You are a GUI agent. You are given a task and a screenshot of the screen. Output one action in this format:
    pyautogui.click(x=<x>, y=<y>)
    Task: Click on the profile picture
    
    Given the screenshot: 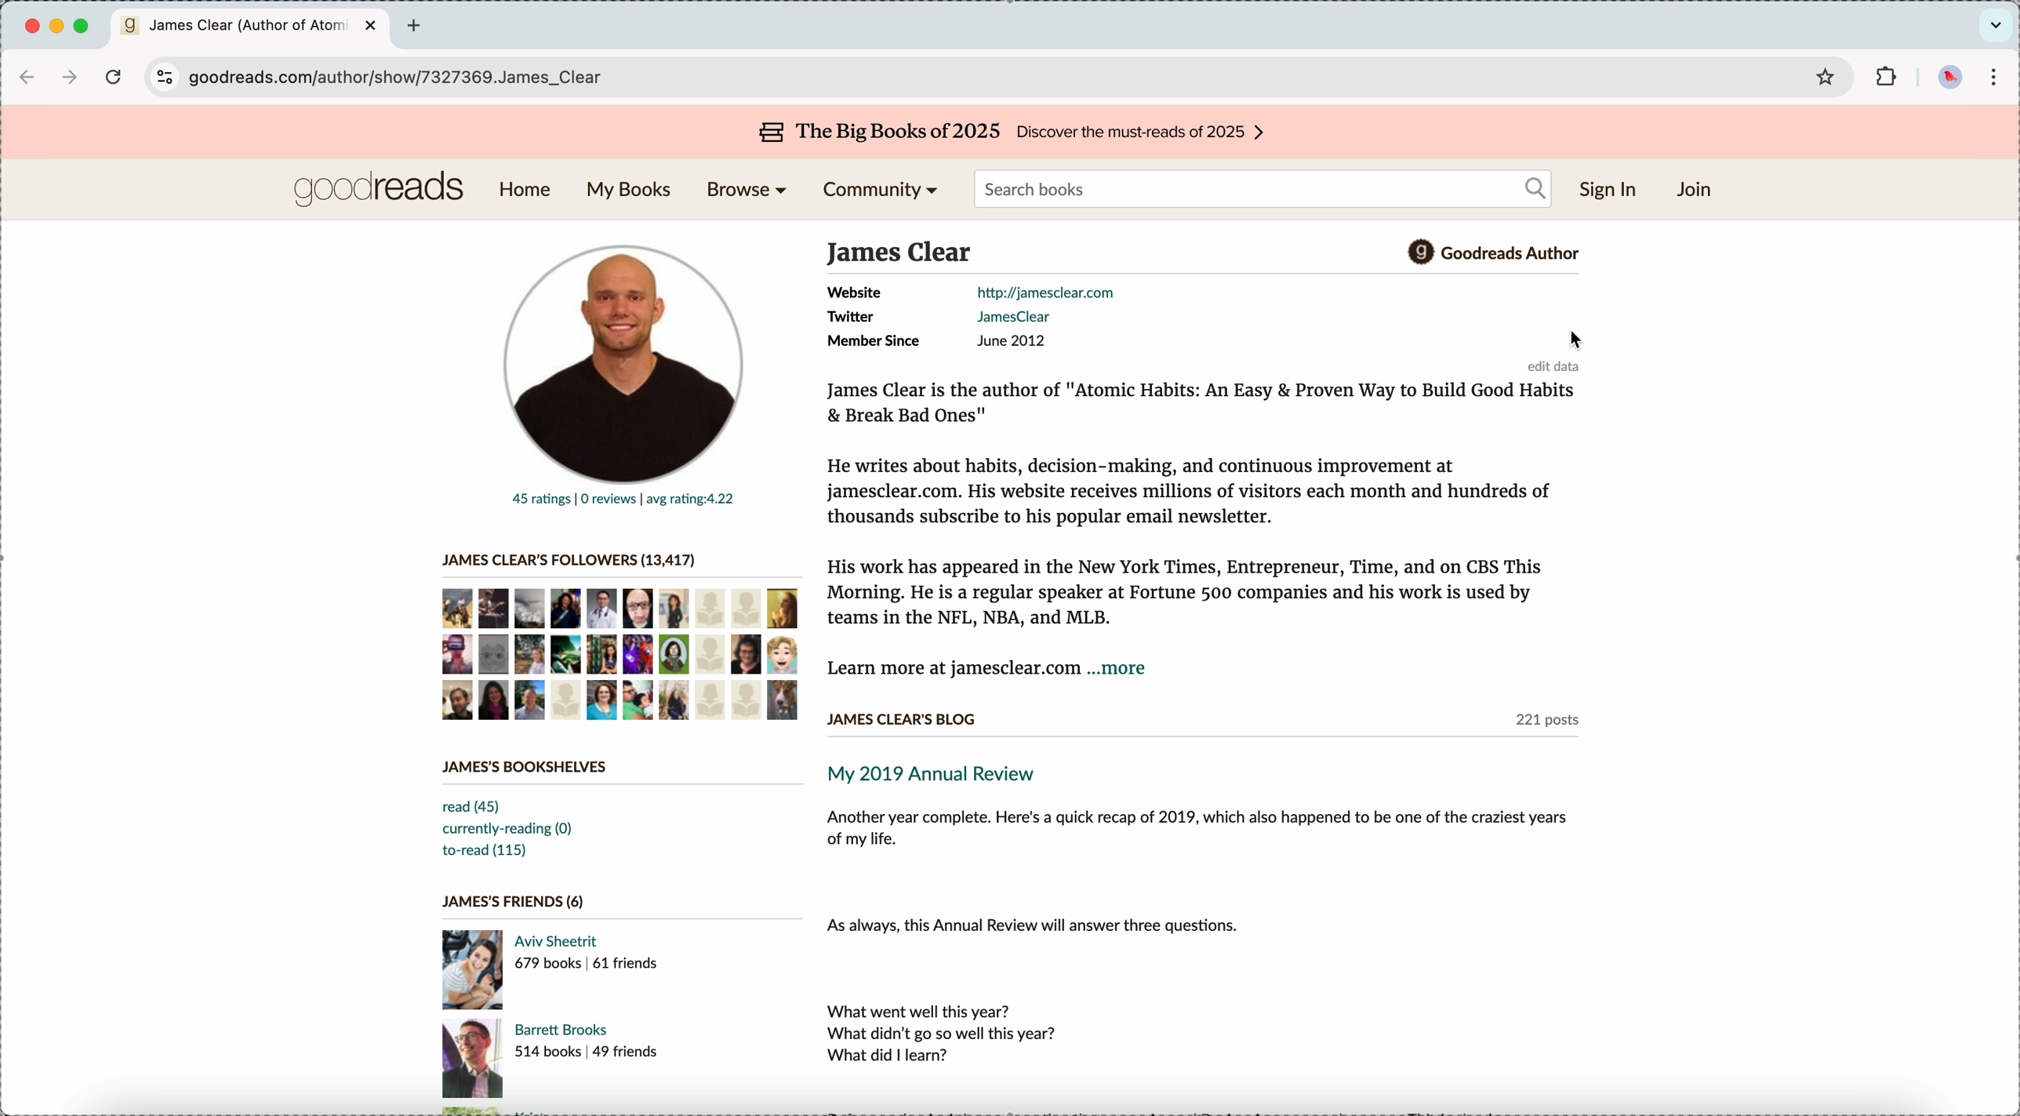 What is the action you would take?
    pyautogui.click(x=1946, y=78)
    